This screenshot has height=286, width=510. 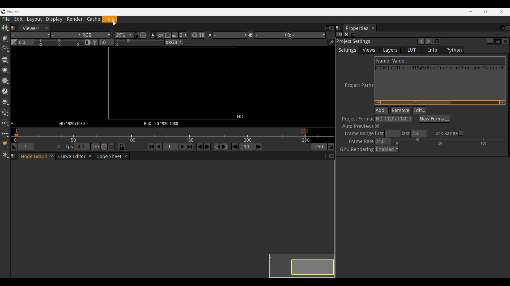 I want to click on Next frame, so click(x=207, y=147).